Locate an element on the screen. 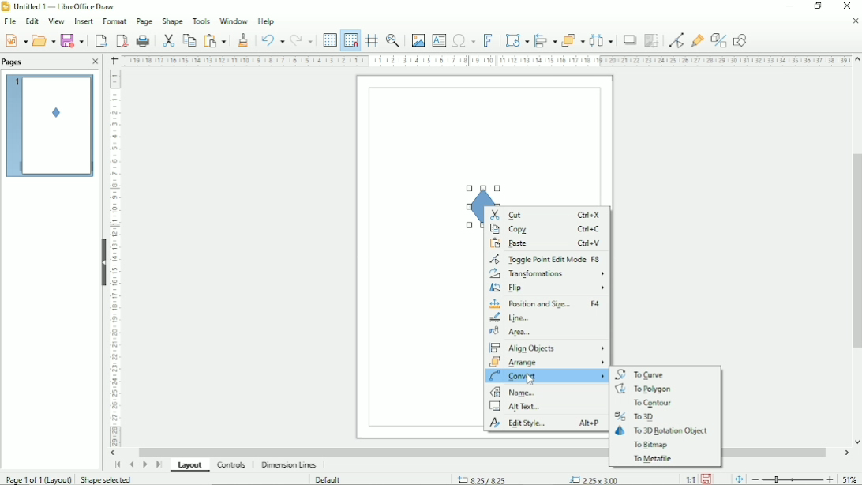 This screenshot has width=862, height=485. Minimize is located at coordinates (789, 7).